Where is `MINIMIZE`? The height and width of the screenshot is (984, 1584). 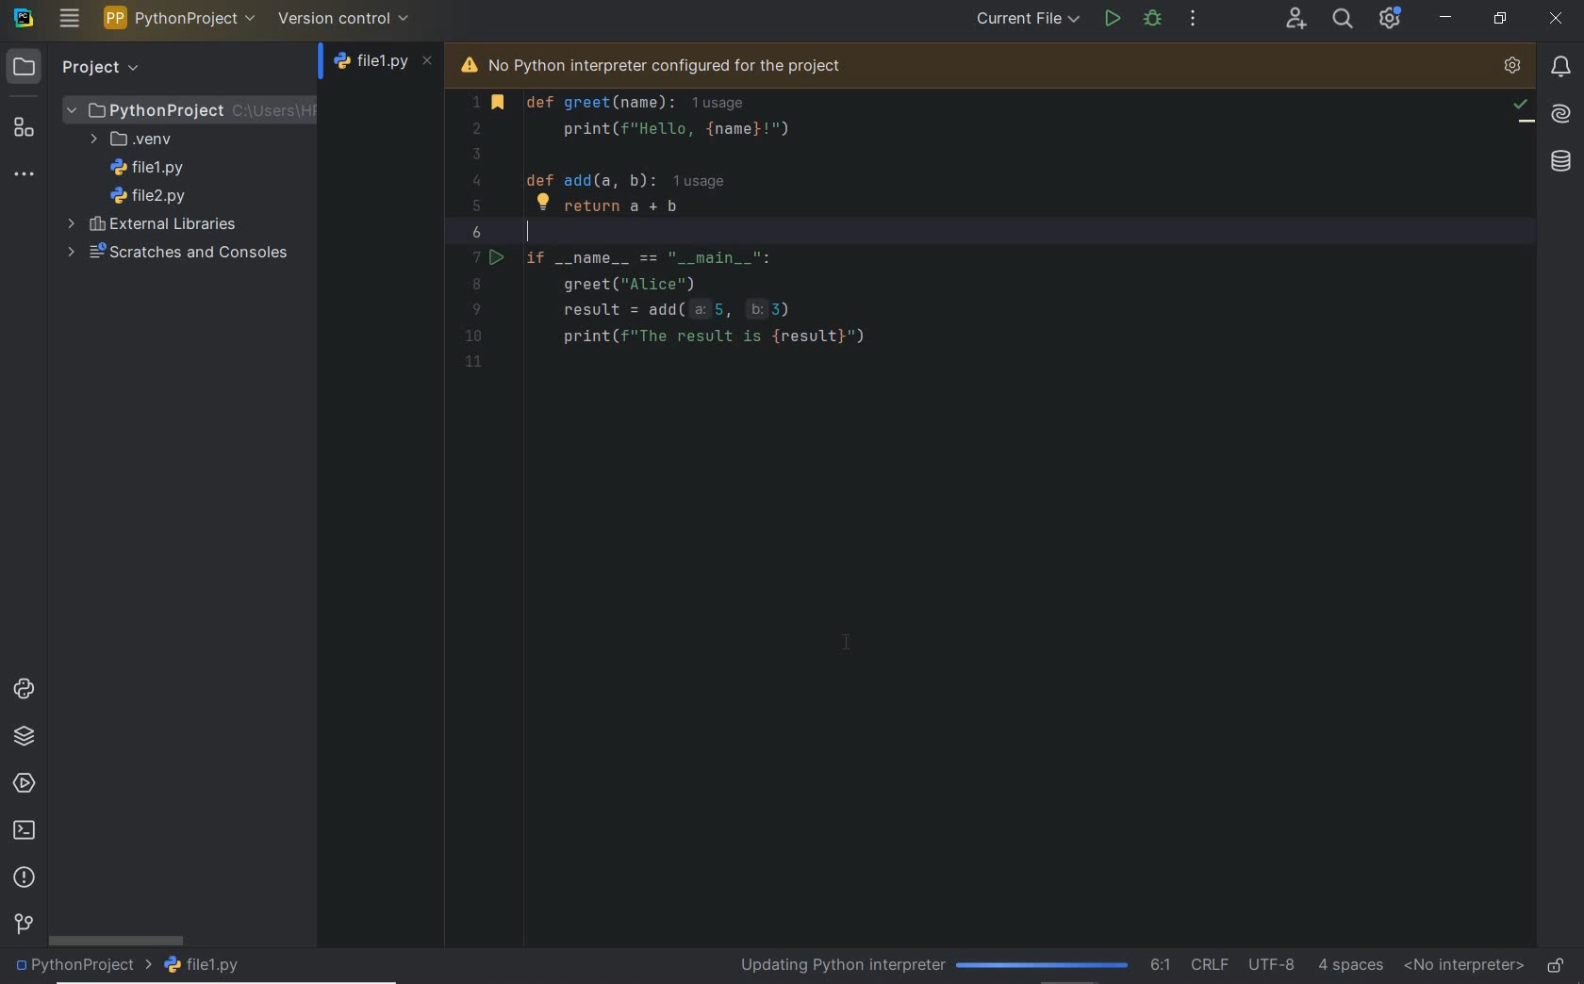 MINIMIZE is located at coordinates (1446, 17).